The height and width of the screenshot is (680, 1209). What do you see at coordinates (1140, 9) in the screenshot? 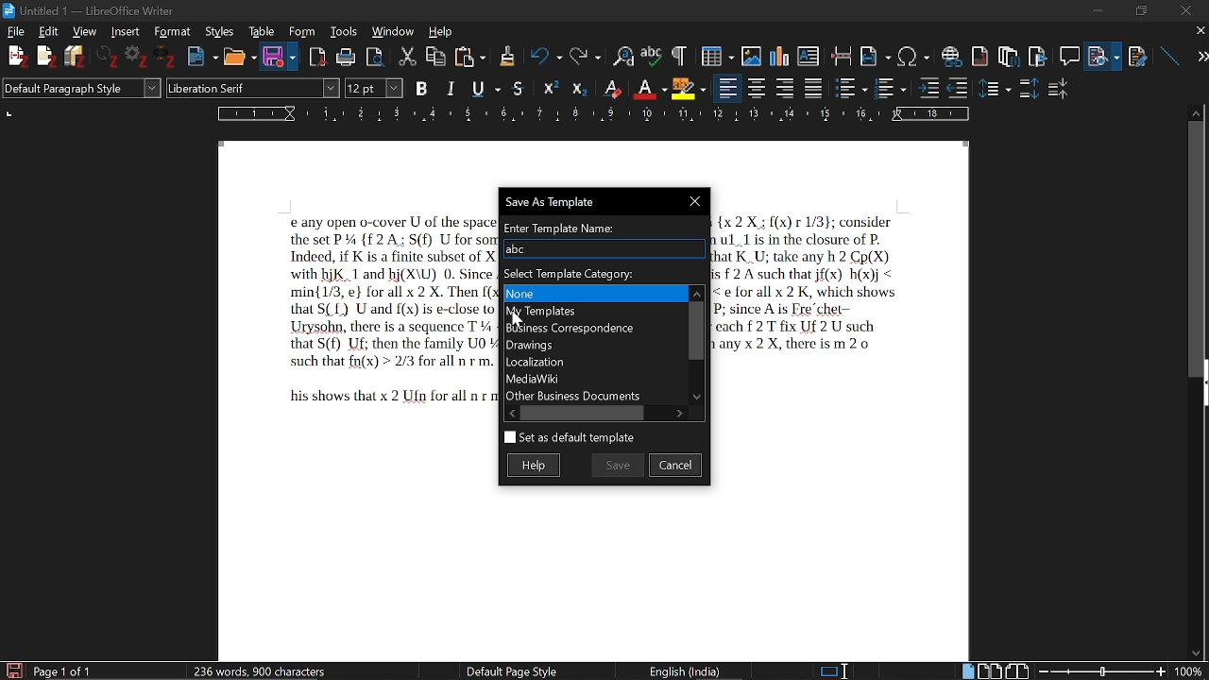
I see `maximize` at bounding box center [1140, 9].